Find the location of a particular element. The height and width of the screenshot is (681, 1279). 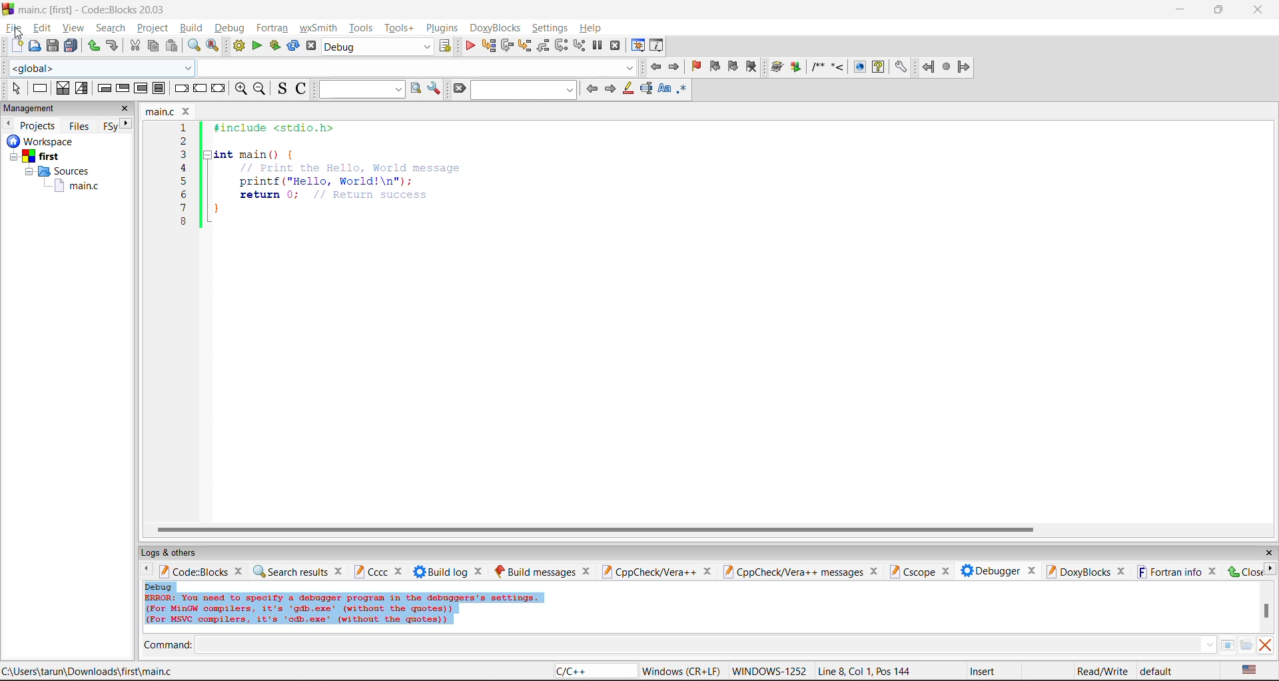

zoom out is located at coordinates (259, 89).